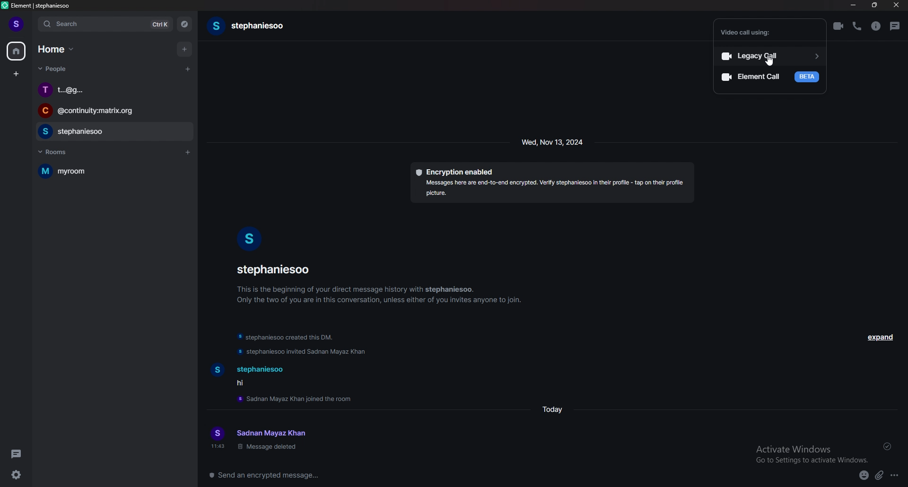 This screenshot has height=487, width=908. Describe the element at coordinates (17, 454) in the screenshot. I see `theads` at that location.